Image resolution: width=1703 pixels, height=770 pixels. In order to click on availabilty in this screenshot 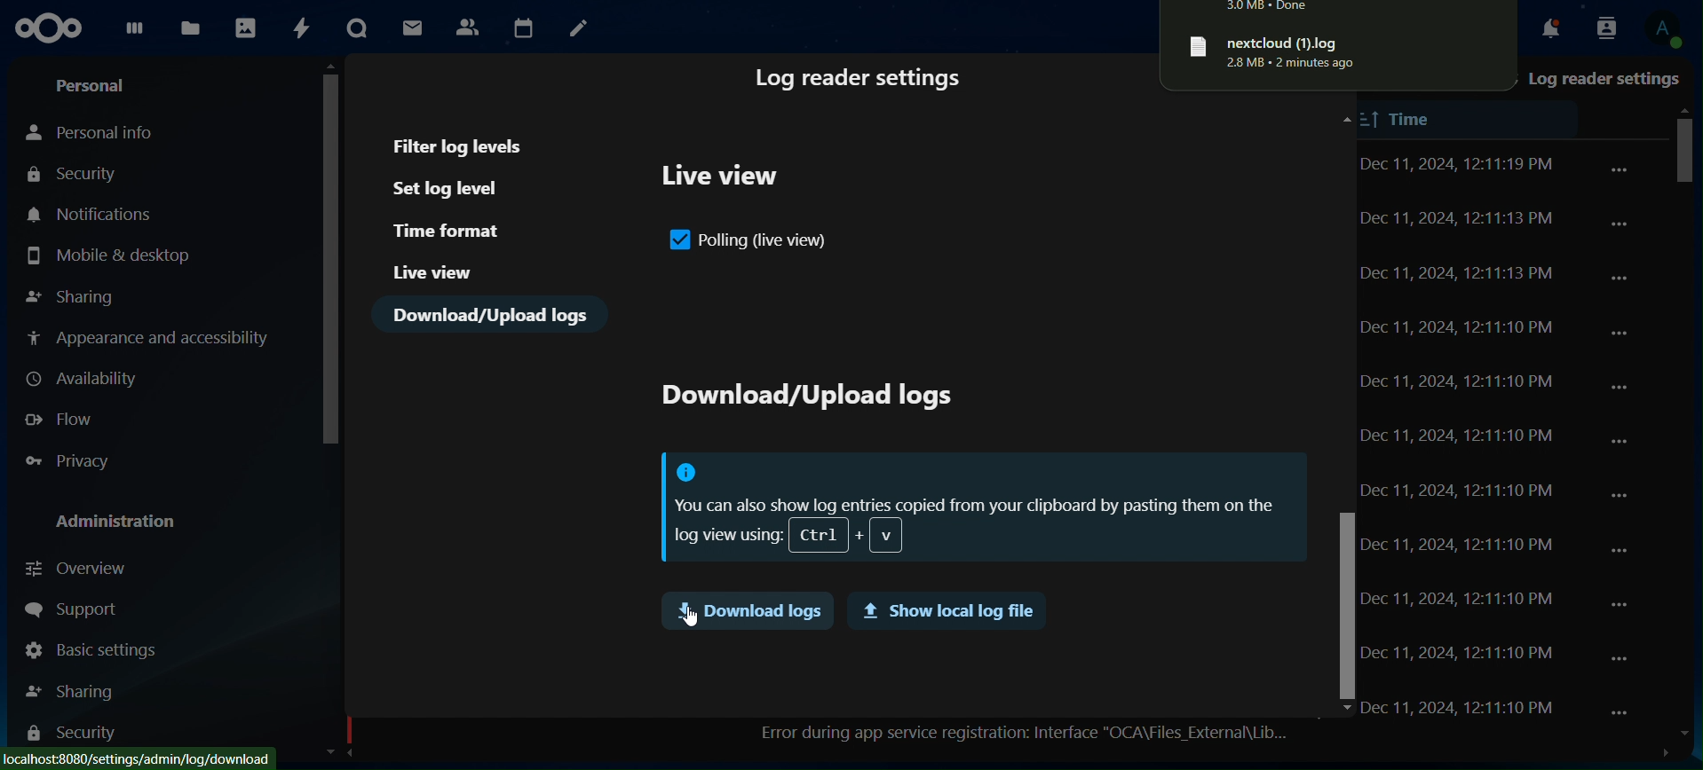, I will do `click(87, 379)`.